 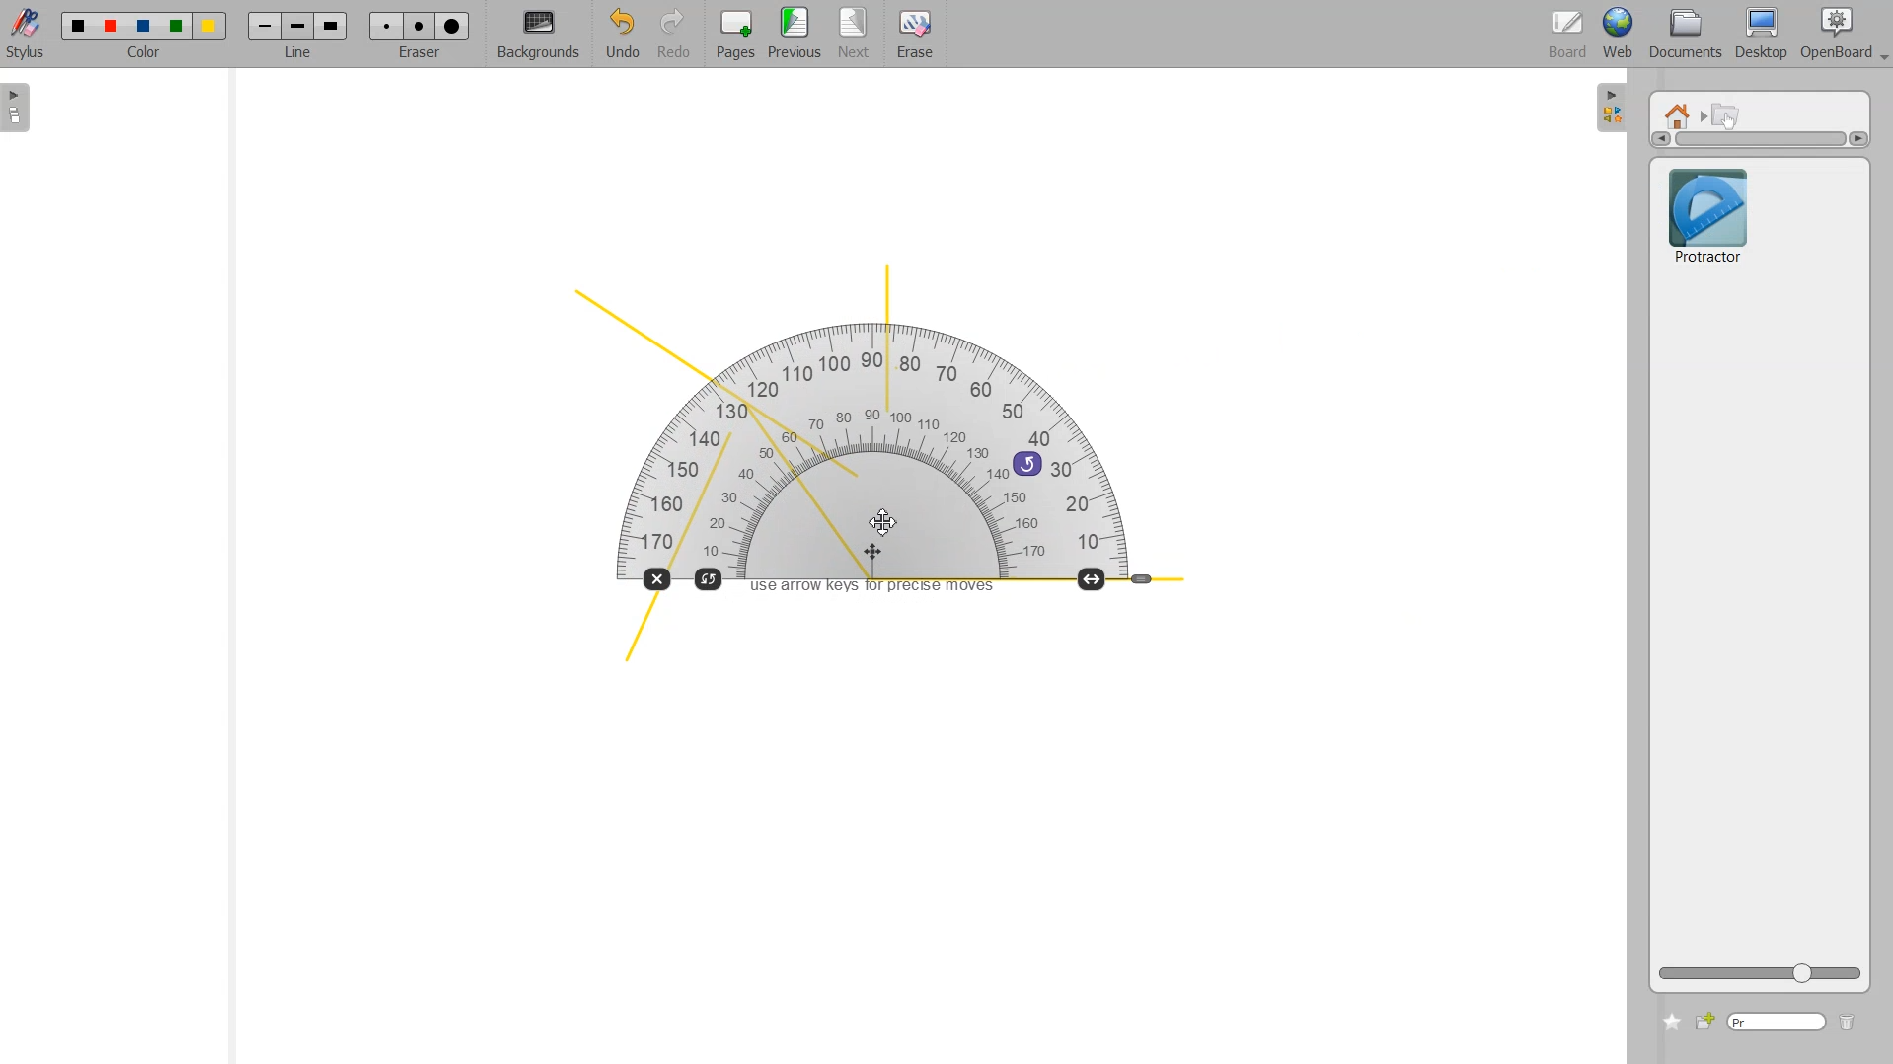 I want to click on Documents, so click(x=1683, y=36).